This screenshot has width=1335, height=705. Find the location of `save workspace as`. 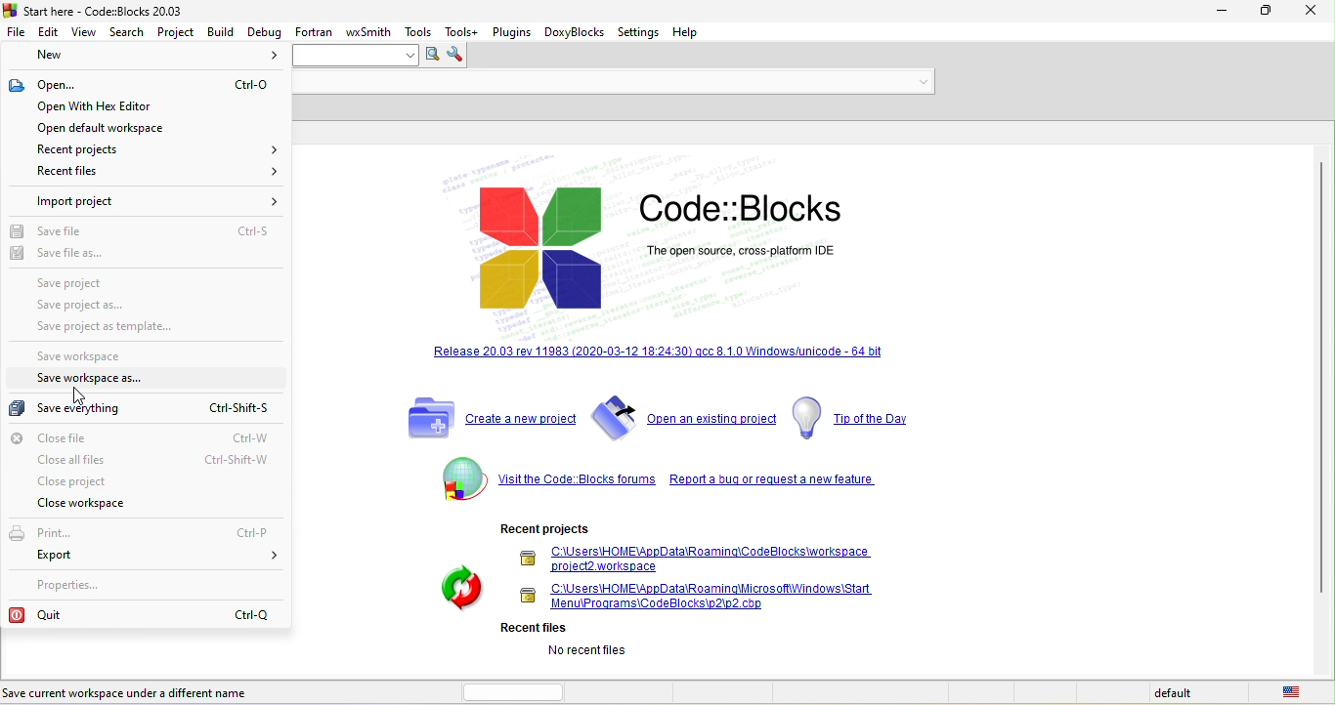

save workspace as is located at coordinates (104, 380).